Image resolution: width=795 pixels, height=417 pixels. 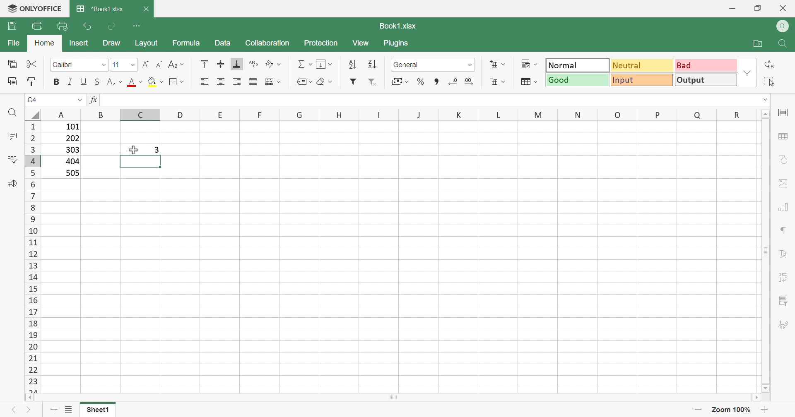 I want to click on 11, so click(x=116, y=65).